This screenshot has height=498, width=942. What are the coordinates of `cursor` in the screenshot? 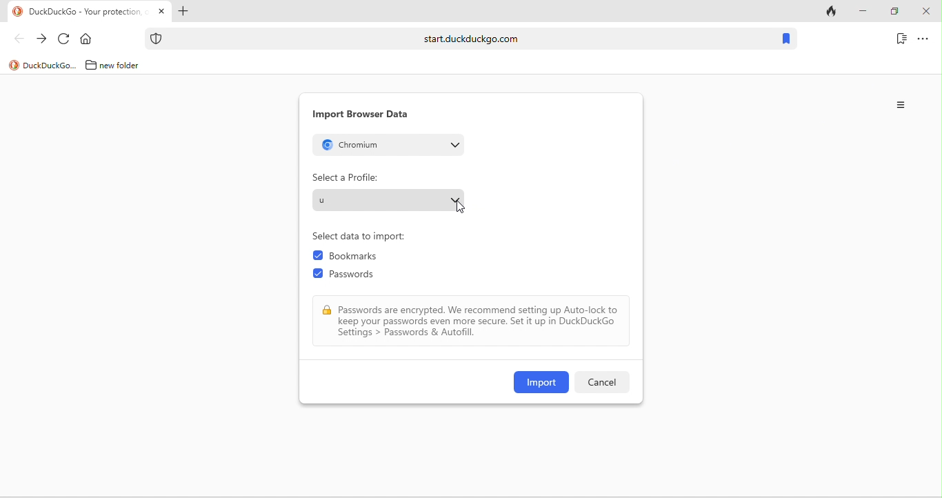 It's located at (462, 209).